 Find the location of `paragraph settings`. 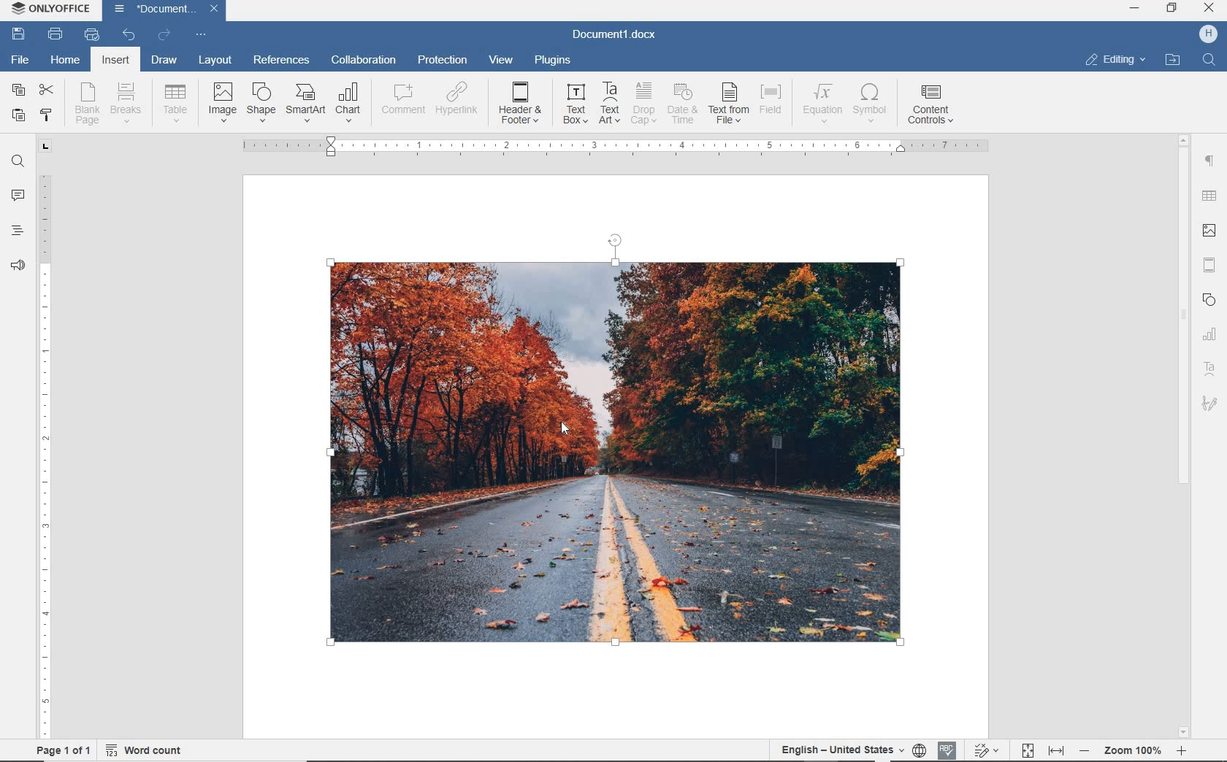

paragraph settings is located at coordinates (1212, 163).